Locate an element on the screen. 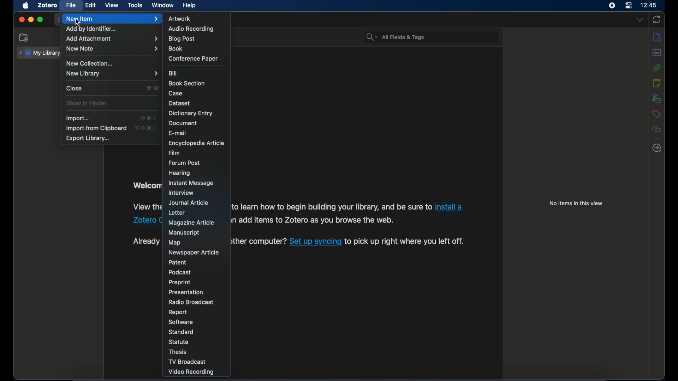 The width and height of the screenshot is (678, 381). view is located at coordinates (112, 5).